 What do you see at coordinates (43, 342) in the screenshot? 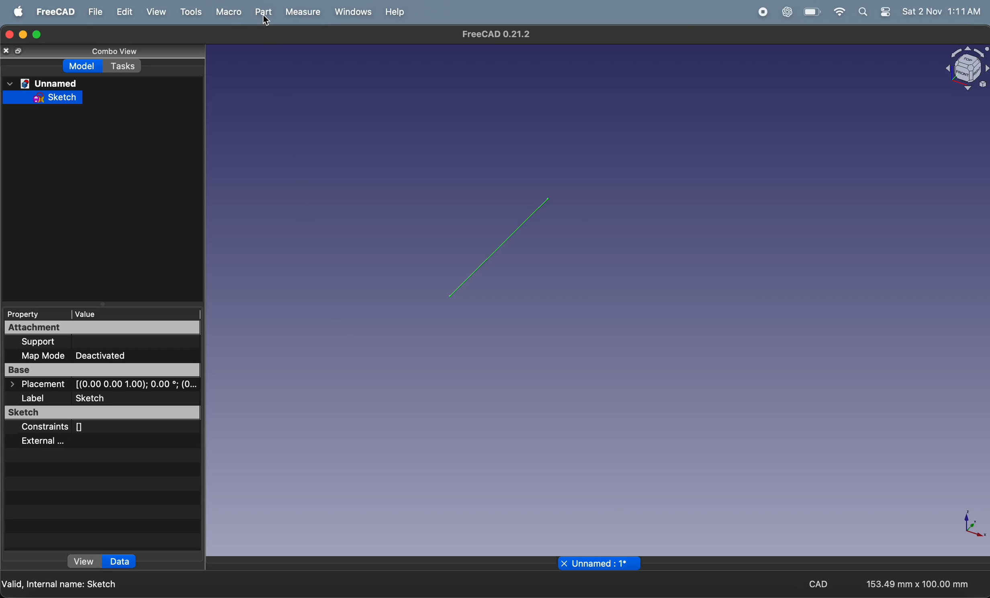
I see `support` at bounding box center [43, 342].